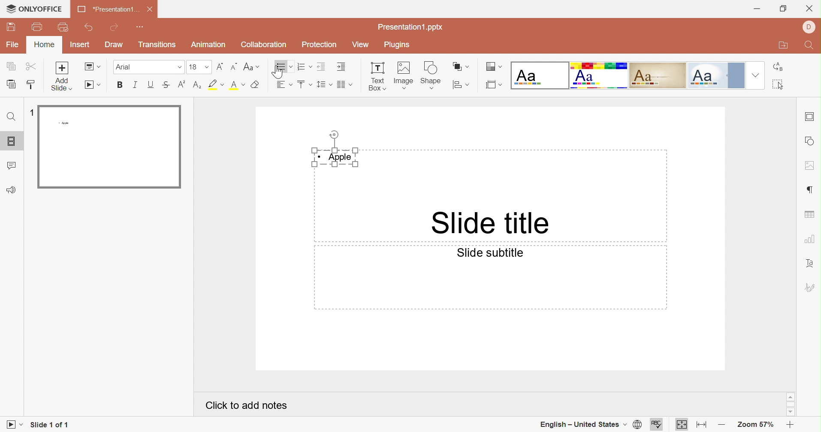  I want to click on Presentation1.pptx, so click(414, 27).